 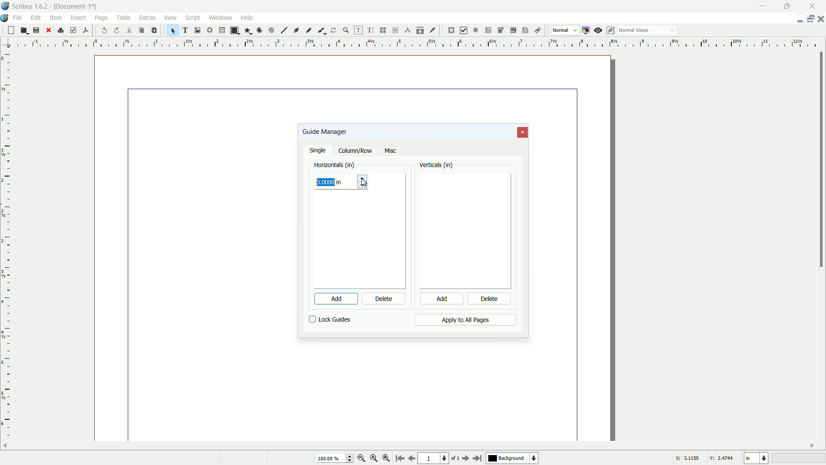 What do you see at coordinates (197, 30) in the screenshot?
I see `image frame` at bounding box center [197, 30].